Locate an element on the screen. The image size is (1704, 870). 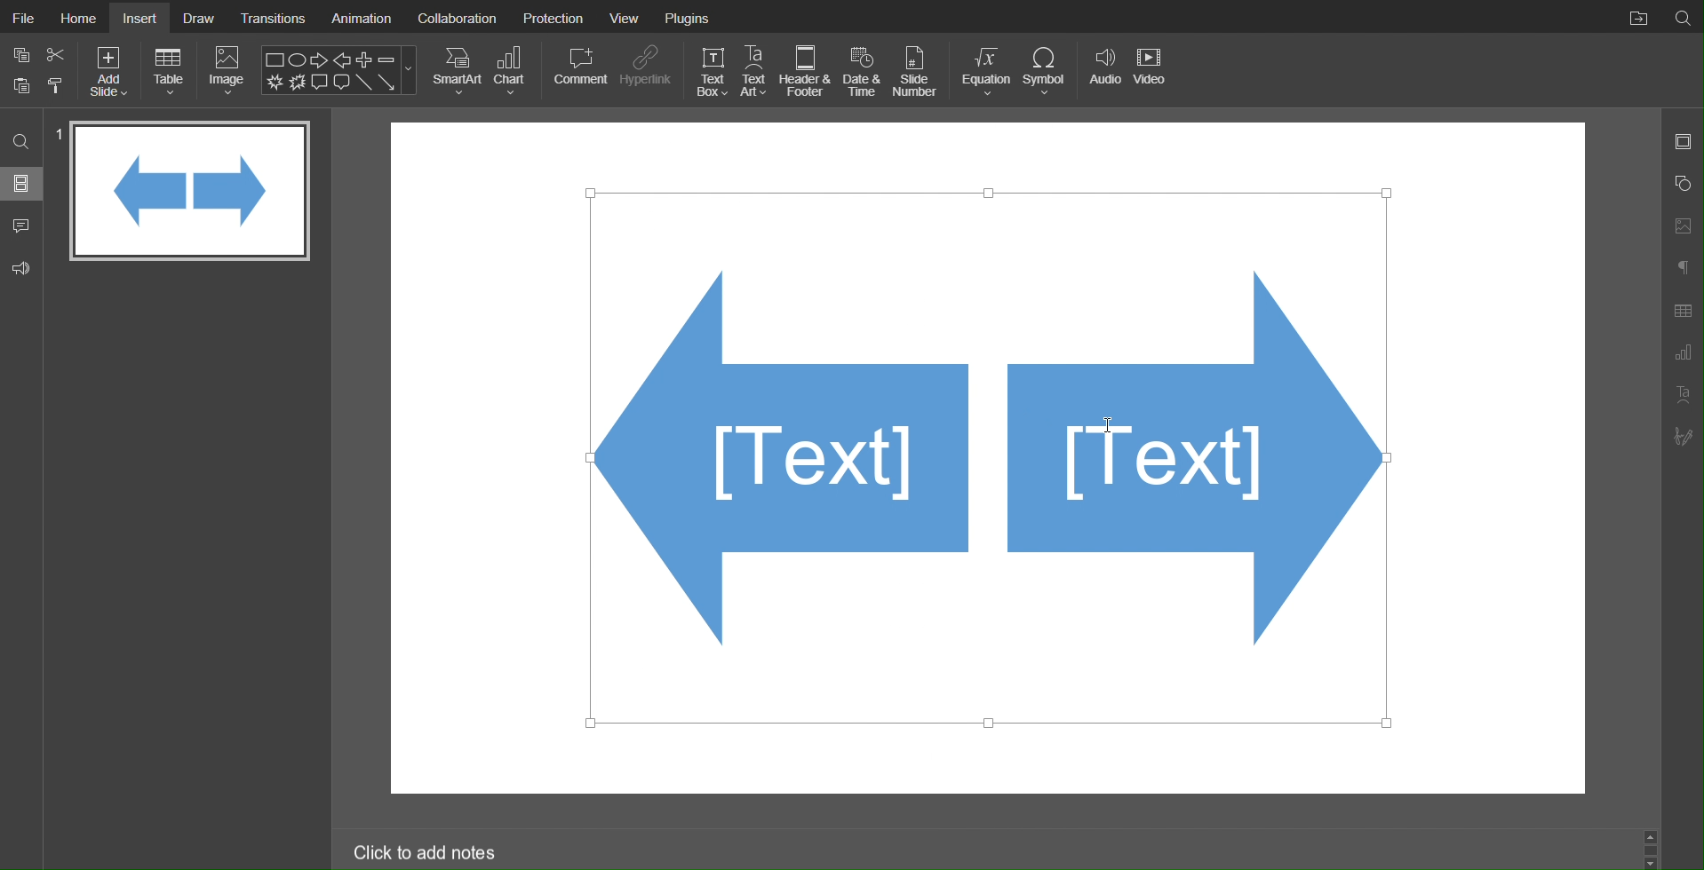
Signature is located at coordinates (1682, 436).